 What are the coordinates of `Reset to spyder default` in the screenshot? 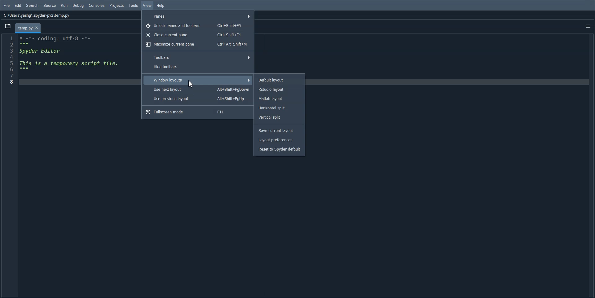 It's located at (279, 149).